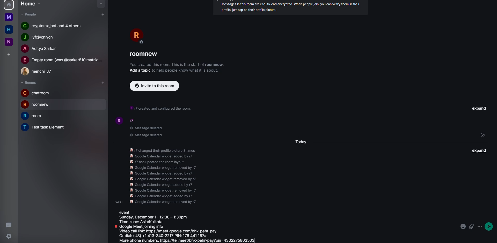 The width and height of the screenshot is (497, 243). What do you see at coordinates (490, 225) in the screenshot?
I see `send` at bounding box center [490, 225].